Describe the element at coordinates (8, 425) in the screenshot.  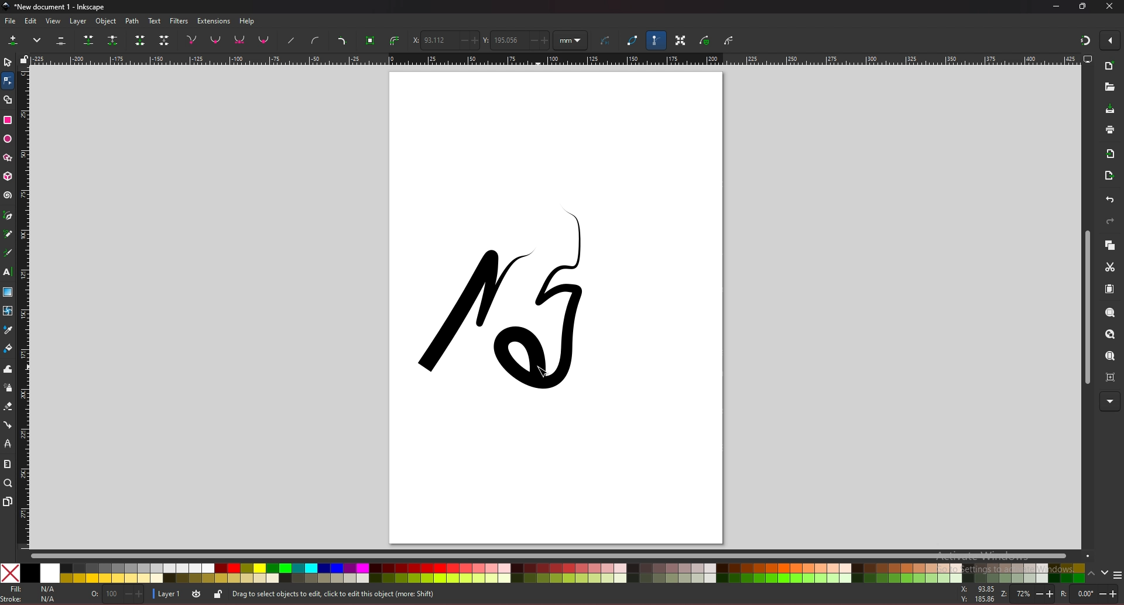
I see `connector` at that location.